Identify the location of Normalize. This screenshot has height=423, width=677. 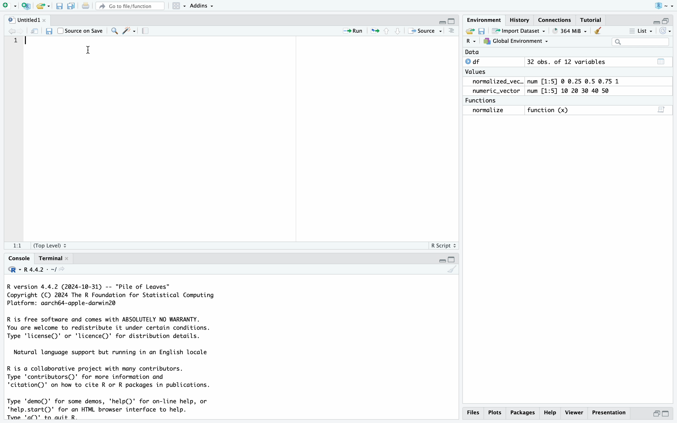
(489, 111).